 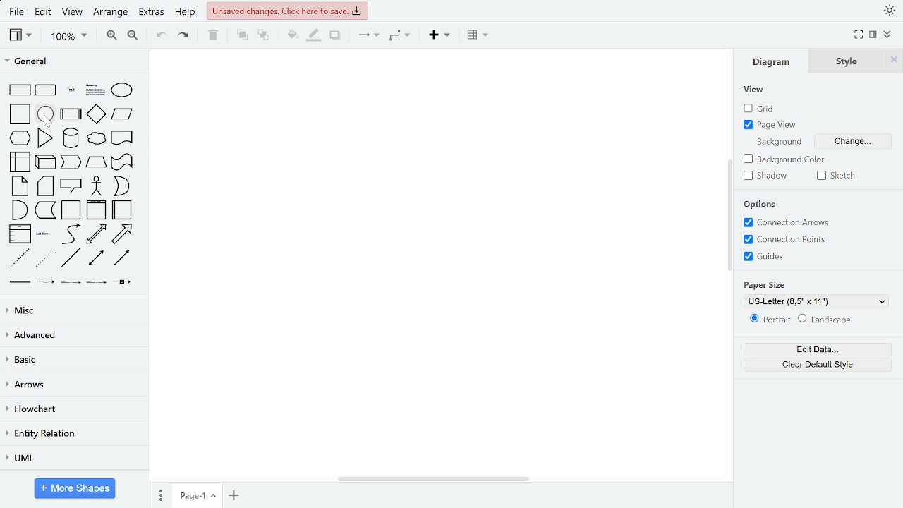 What do you see at coordinates (887, 35) in the screenshot?
I see `collapse` at bounding box center [887, 35].